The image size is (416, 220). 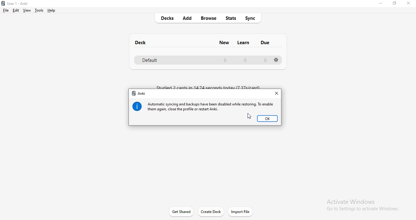 I want to click on info icon, so click(x=138, y=106).